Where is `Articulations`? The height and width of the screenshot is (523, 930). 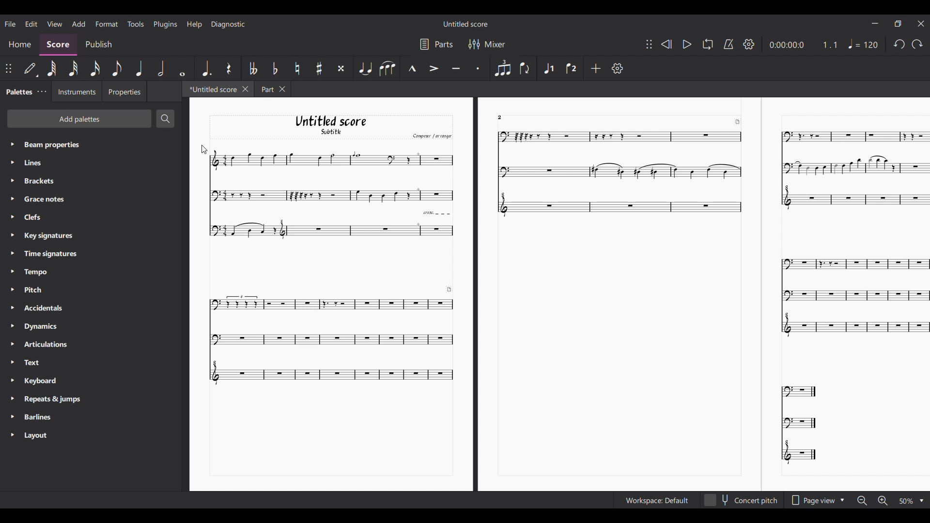
Articulations is located at coordinates (48, 344).